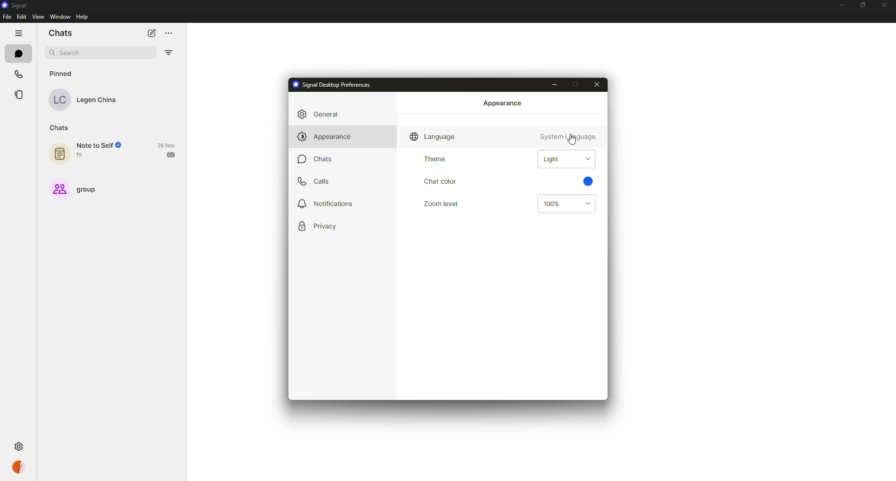  What do you see at coordinates (20, 467) in the screenshot?
I see `profile` at bounding box center [20, 467].